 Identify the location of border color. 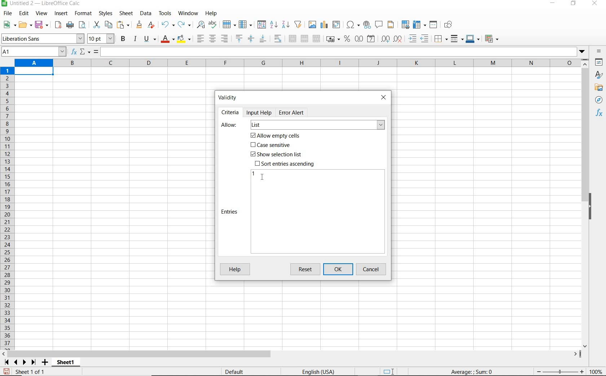
(473, 39).